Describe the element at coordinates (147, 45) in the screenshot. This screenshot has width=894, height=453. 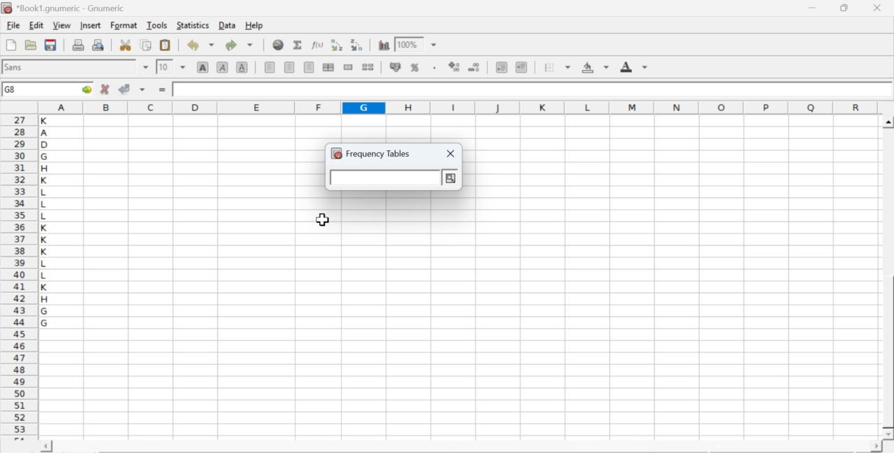
I see `copy` at that location.